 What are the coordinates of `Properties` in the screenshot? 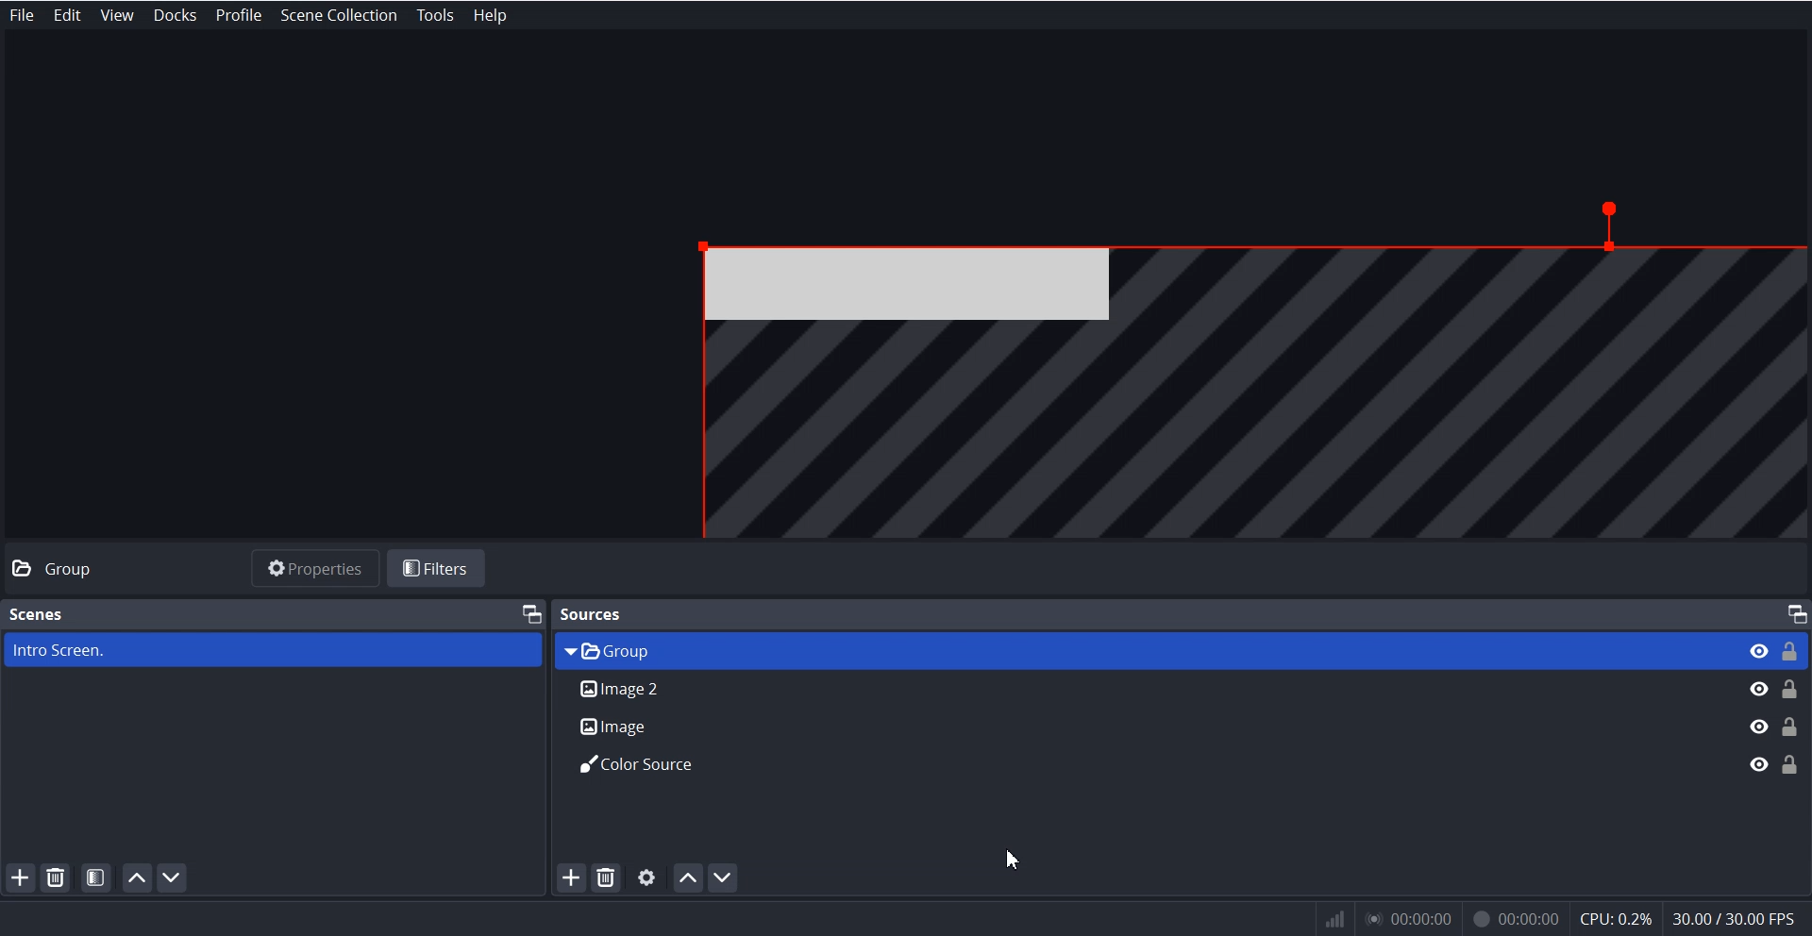 It's located at (314, 567).